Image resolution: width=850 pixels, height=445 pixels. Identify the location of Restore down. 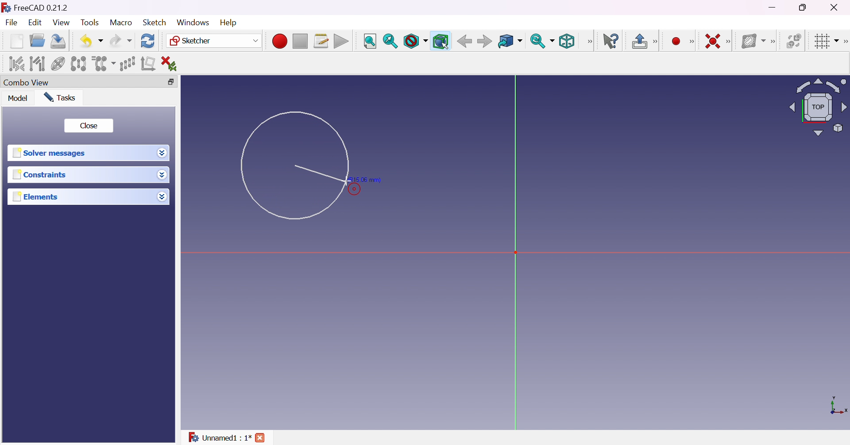
(168, 82).